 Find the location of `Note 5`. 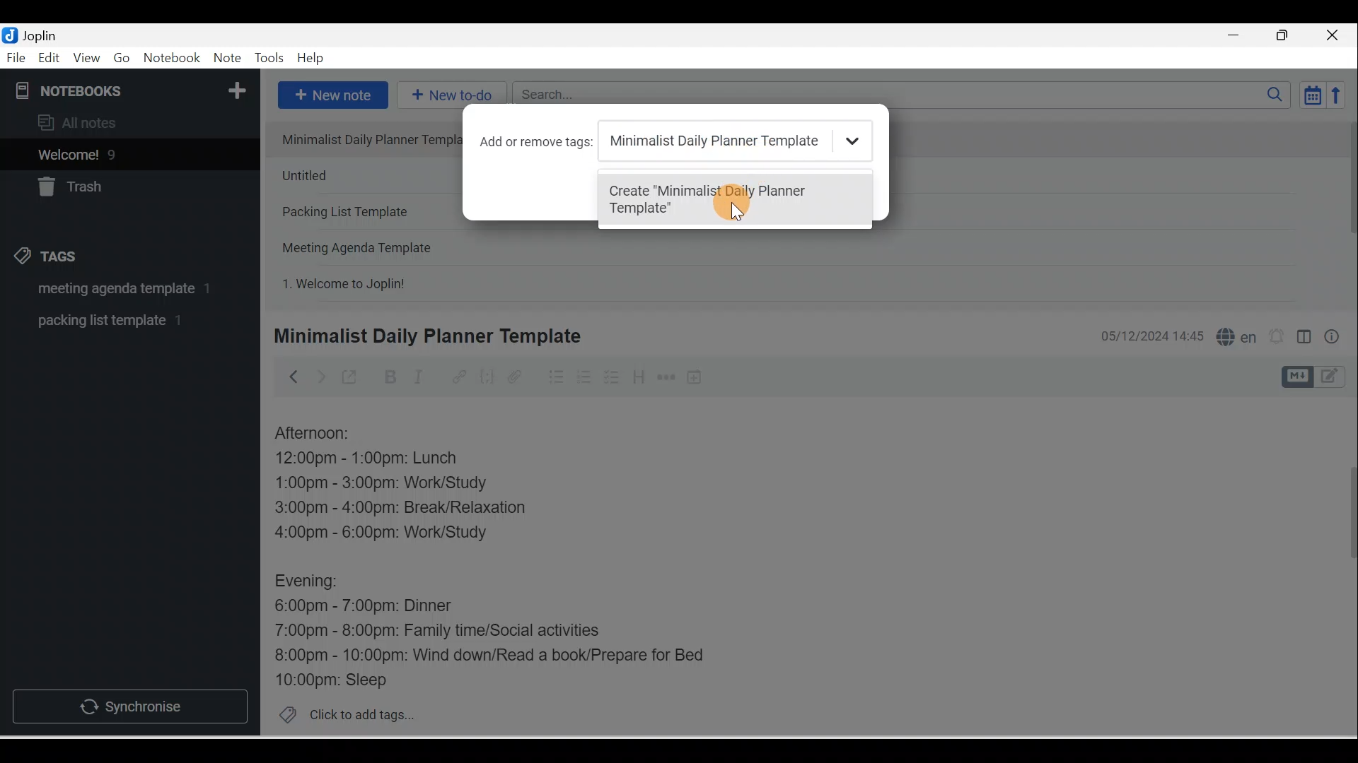

Note 5 is located at coordinates (395, 282).